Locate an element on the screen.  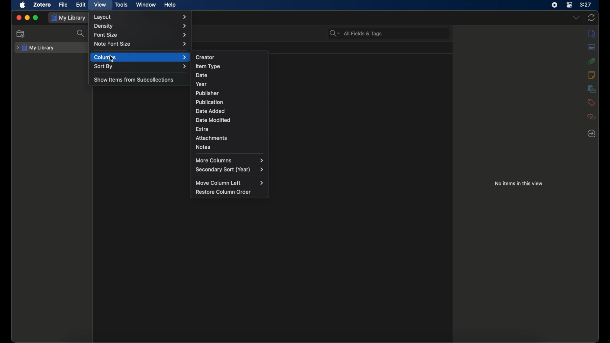
more columns is located at coordinates (230, 160).